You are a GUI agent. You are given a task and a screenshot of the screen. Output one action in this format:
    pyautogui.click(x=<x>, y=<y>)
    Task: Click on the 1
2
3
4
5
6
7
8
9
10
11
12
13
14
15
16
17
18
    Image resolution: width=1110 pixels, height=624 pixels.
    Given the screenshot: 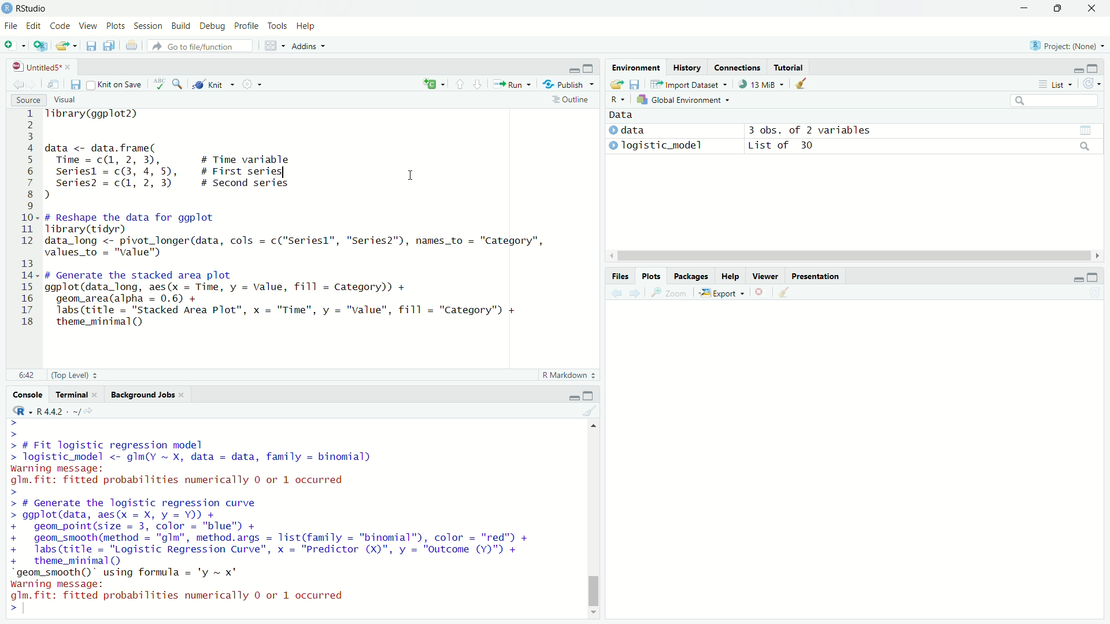 What is the action you would take?
    pyautogui.click(x=24, y=221)
    